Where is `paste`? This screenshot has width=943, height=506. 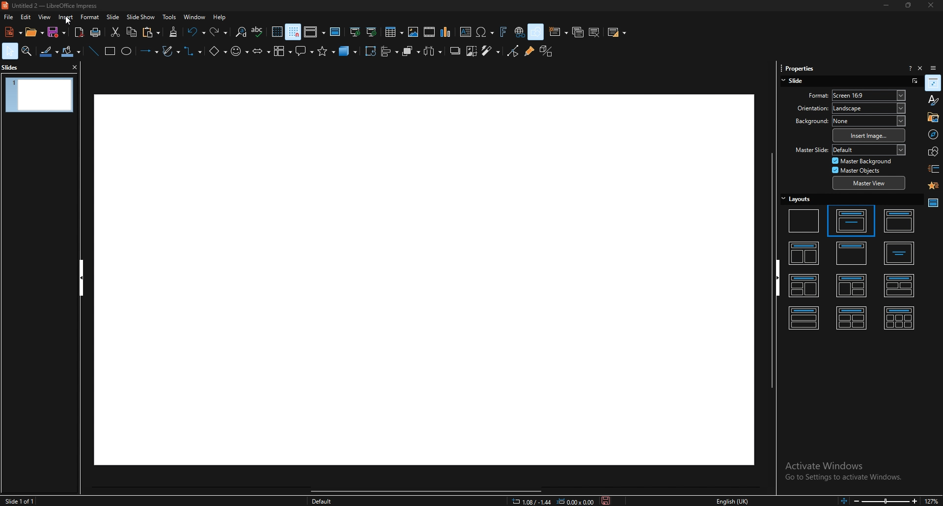 paste is located at coordinates (153, 32).